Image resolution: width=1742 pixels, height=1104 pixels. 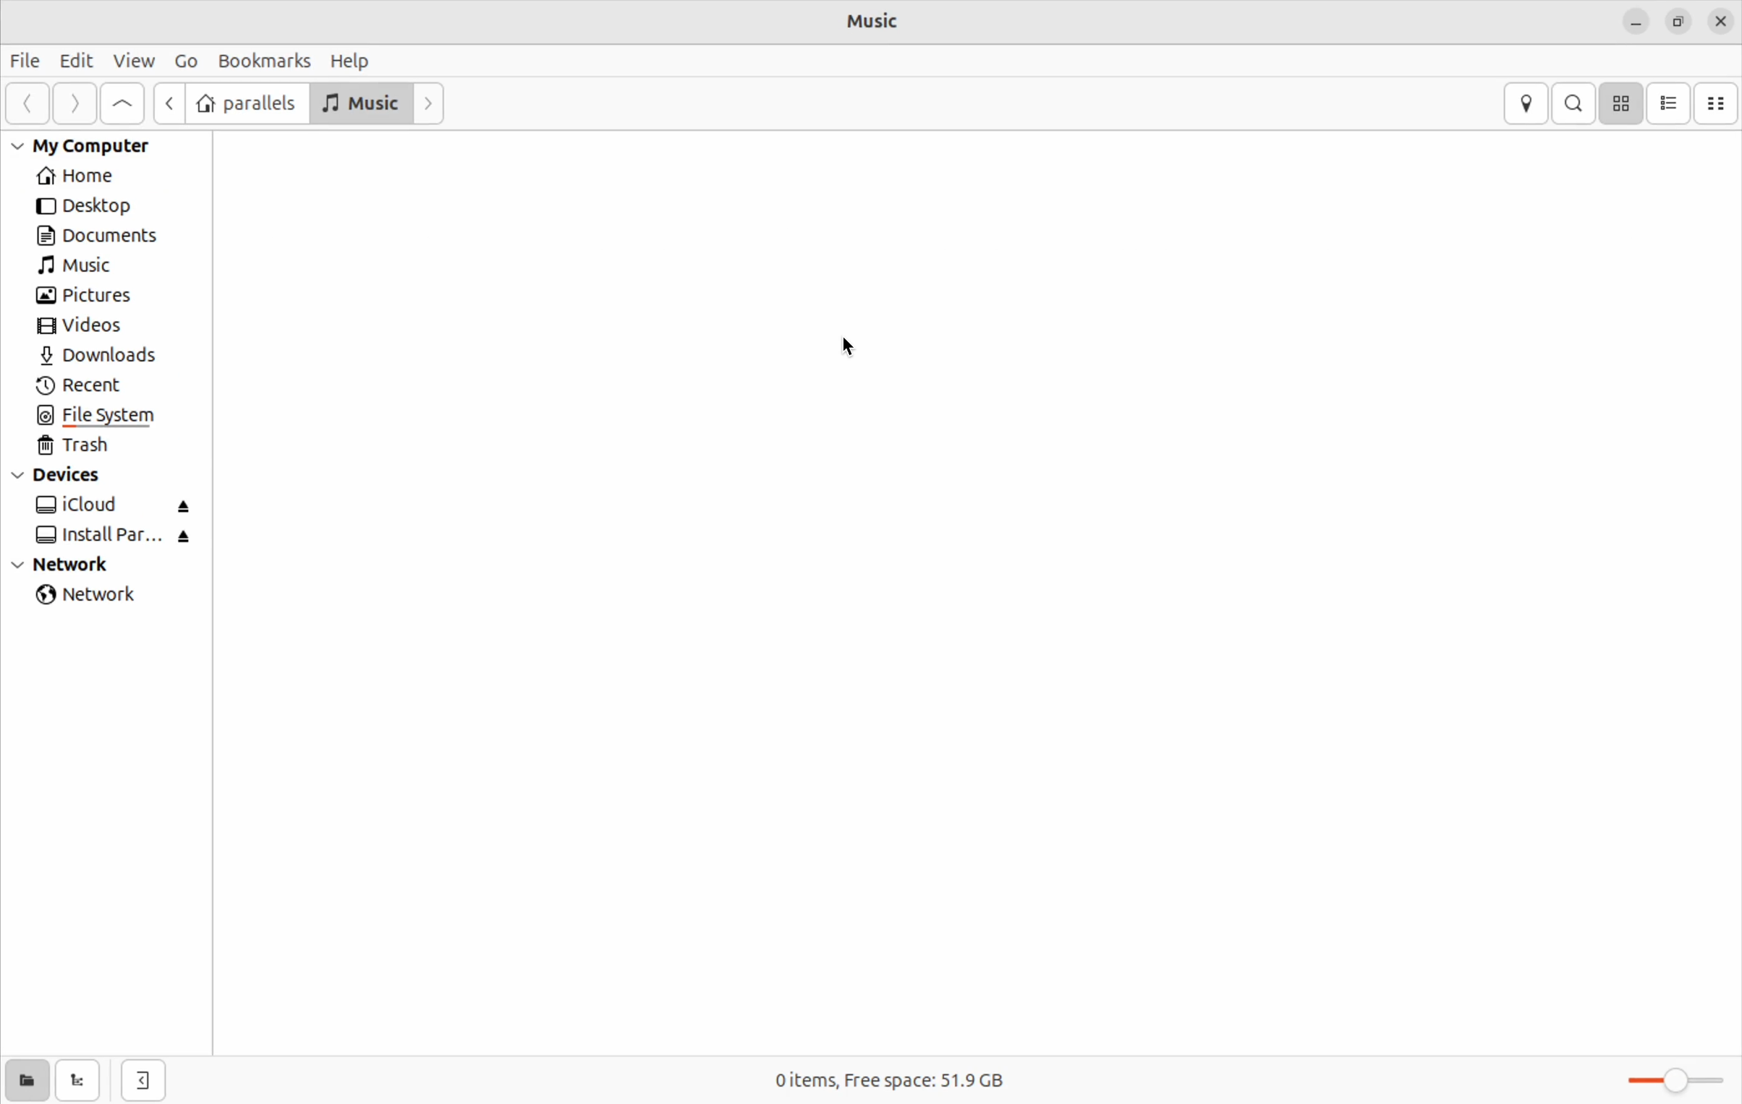 What do you see at coordinates (111, 356) in the screenshot?
I see `downloads` at bounding box center [111, 356].